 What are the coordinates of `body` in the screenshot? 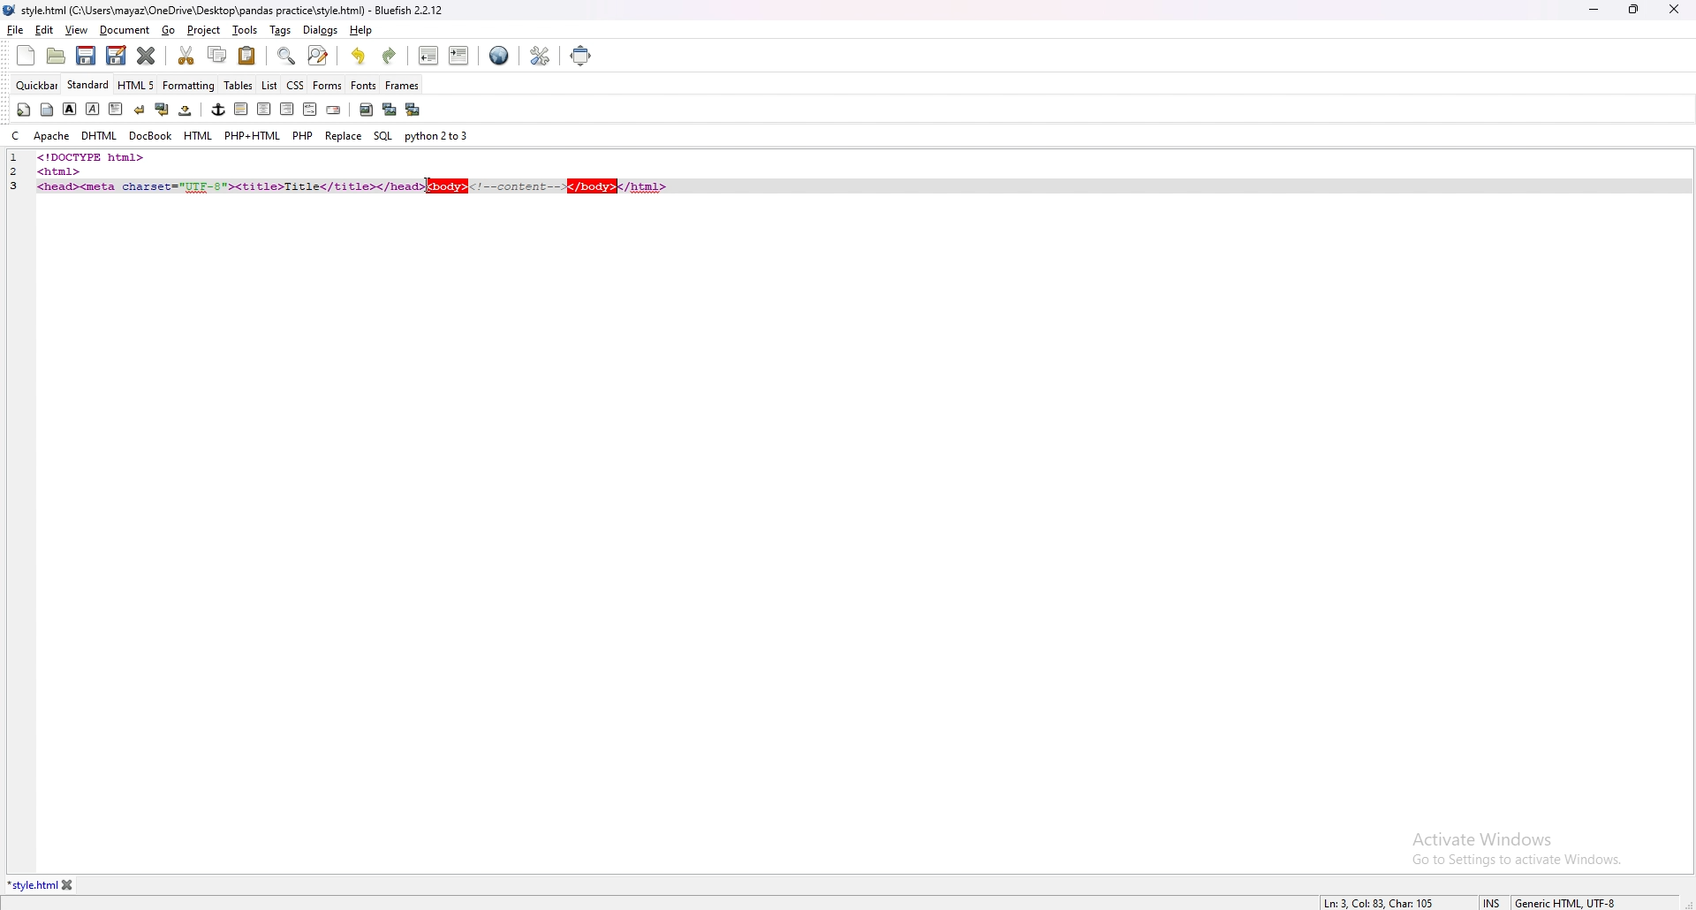 It's located at (49, 108).